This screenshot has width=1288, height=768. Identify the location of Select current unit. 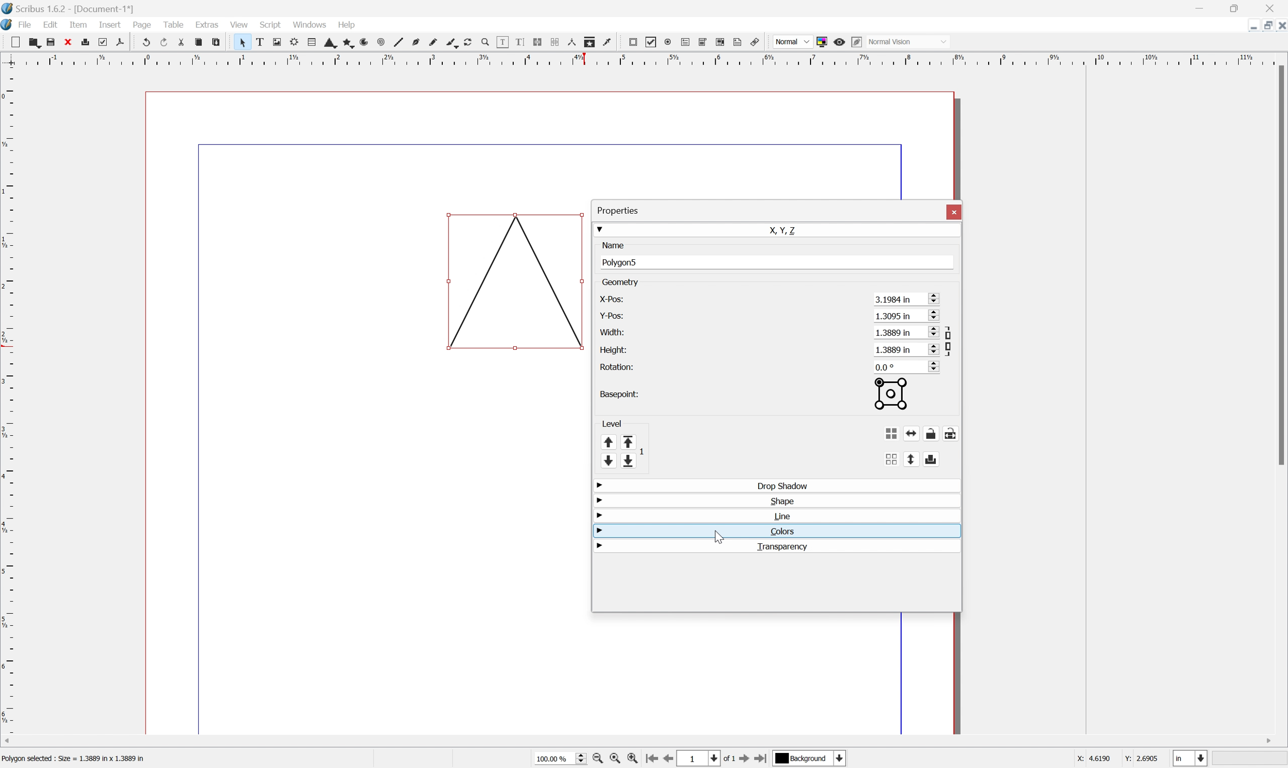
(1192, 758).